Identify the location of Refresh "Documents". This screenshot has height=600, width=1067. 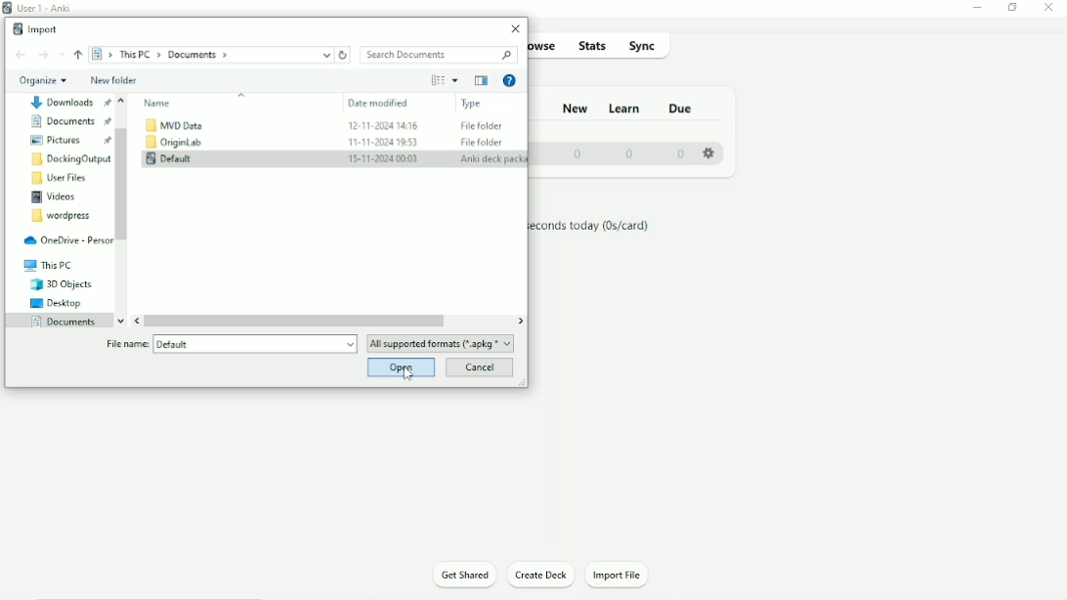
(345, 51).